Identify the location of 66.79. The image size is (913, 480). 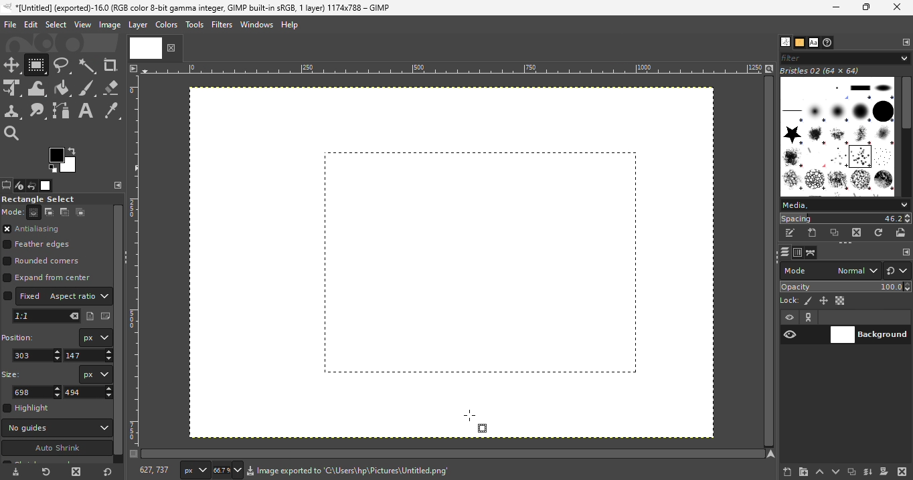
(224, 470).